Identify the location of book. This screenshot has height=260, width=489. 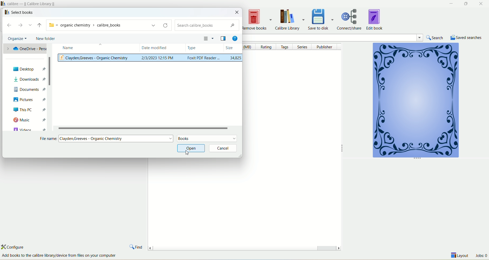
(415, 102).